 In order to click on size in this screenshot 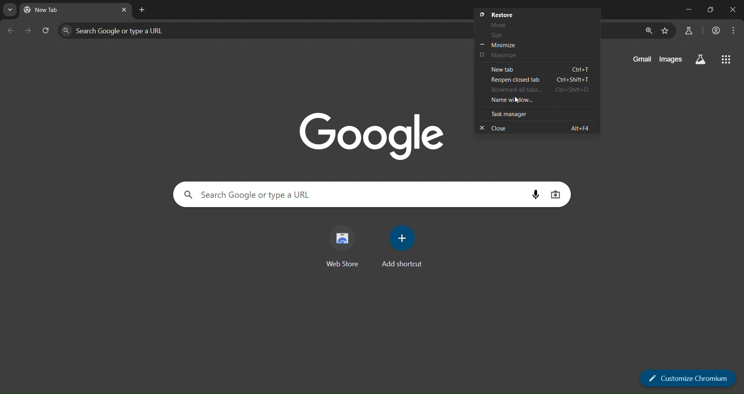, I will do `click(498, 36)`.